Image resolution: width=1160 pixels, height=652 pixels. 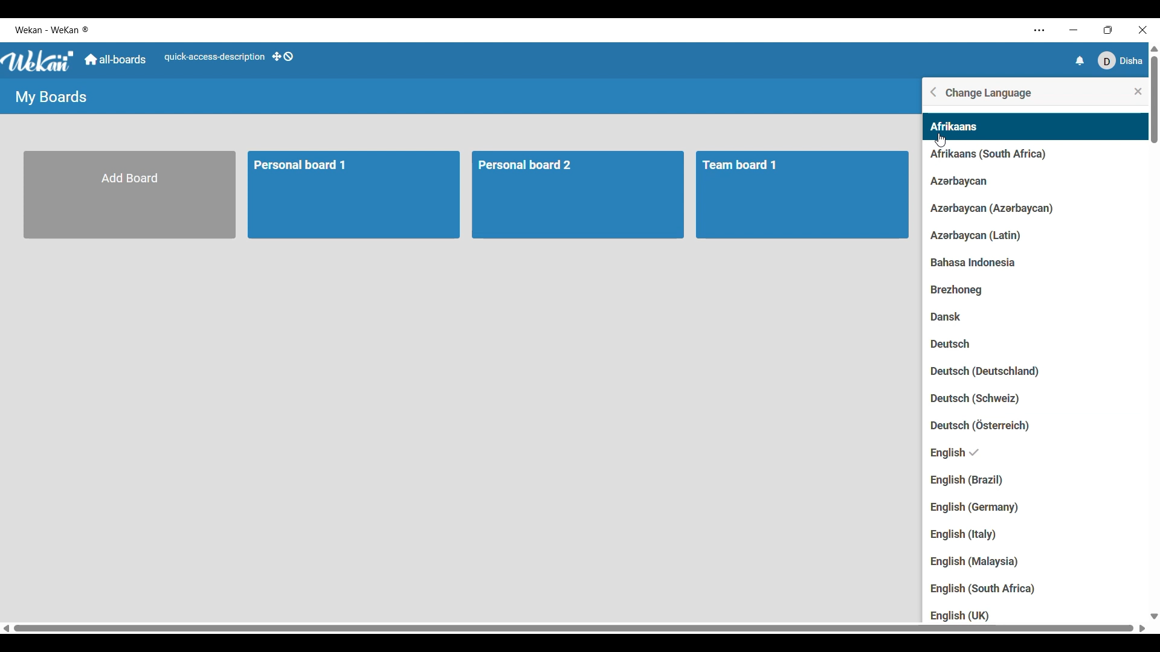 I want to click on More settings, so click(x=1039, y=31).